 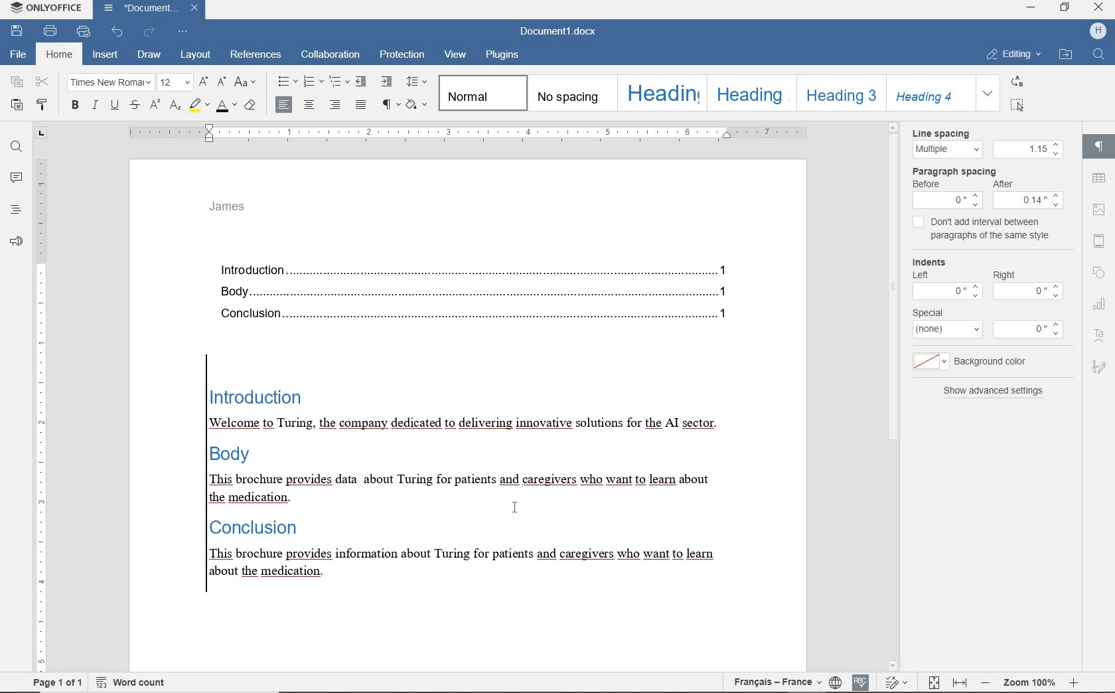 What do you see at coordinates (149, 10) in the screenshot?
I see `document name` at bounding box center [149, 10].